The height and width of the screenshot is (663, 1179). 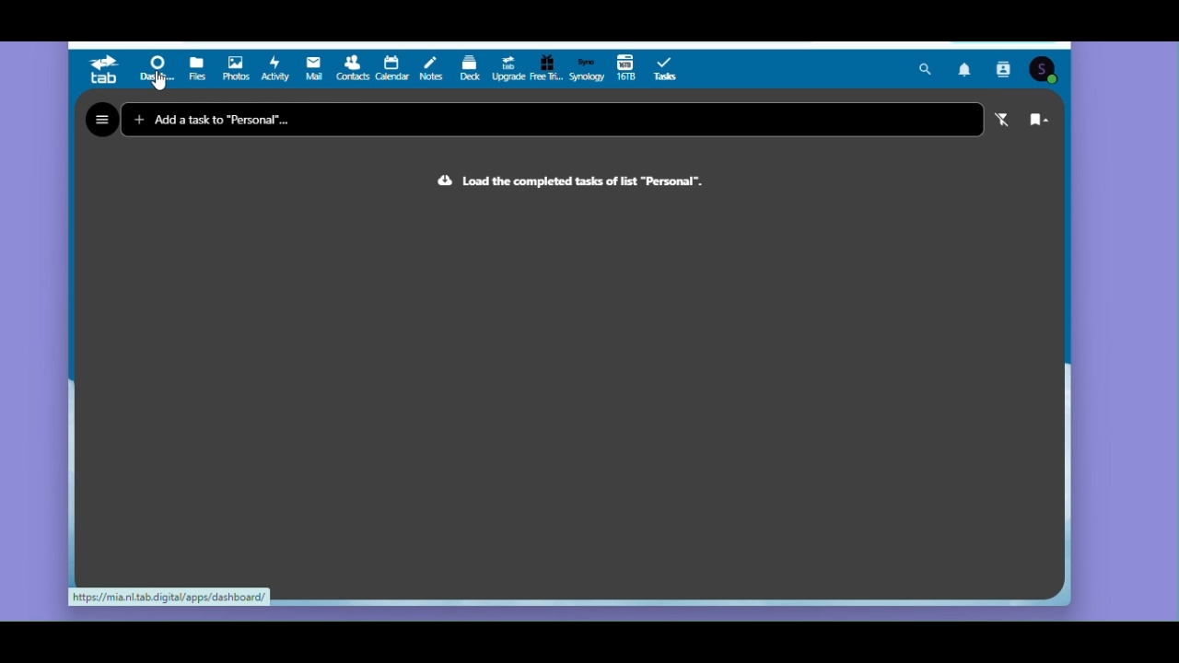 What do you see at coordinates (1045, 69) in the screenshot?
I see `Account icon` at bounding box center [1045, 69].